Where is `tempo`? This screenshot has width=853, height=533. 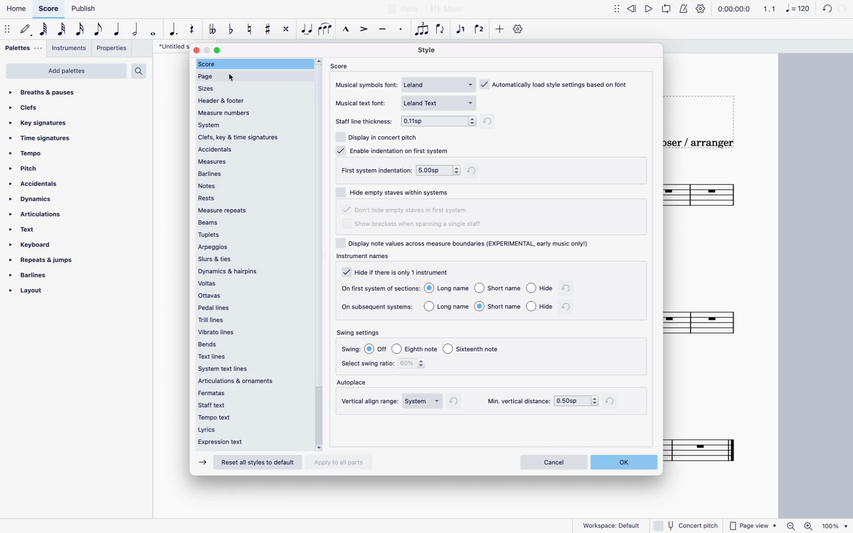
tempo is located at coordinates (27, 153).